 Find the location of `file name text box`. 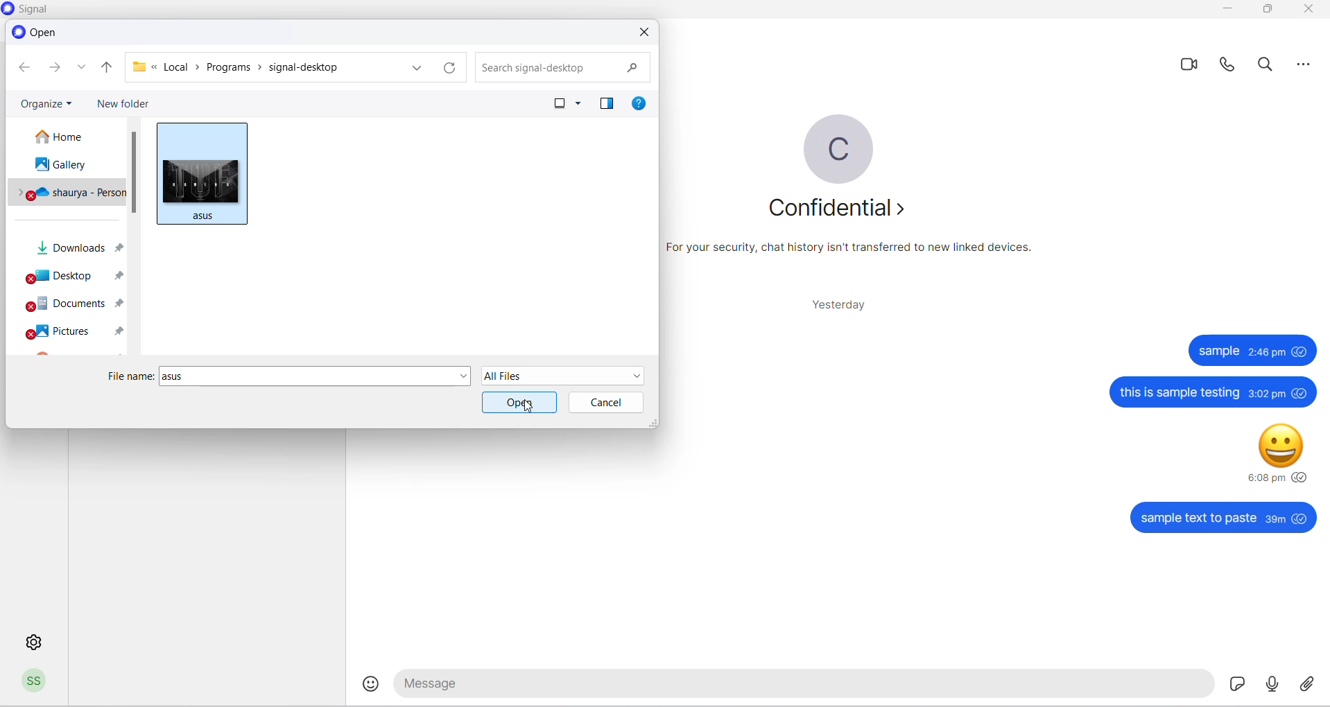

file name text box is located at coordinates (307, 376).